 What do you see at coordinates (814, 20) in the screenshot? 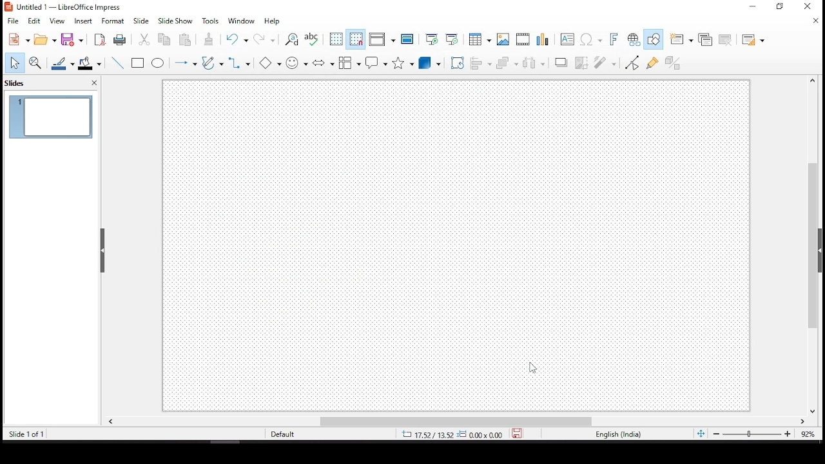
I see `close` at bounding box center [814, 20].